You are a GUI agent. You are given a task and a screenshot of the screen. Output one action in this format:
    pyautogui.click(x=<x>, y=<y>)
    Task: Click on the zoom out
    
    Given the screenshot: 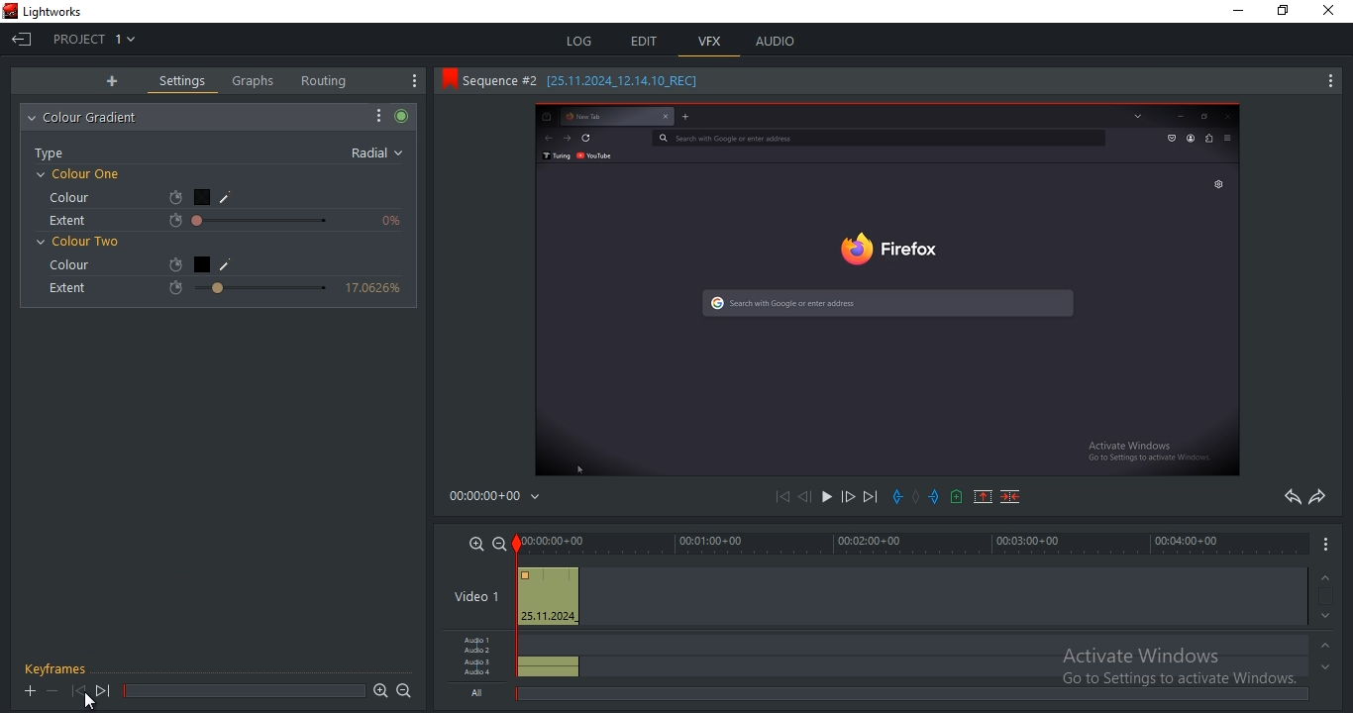 What is the action you would take?
    pyautogui.click(x=380, y=691)
    